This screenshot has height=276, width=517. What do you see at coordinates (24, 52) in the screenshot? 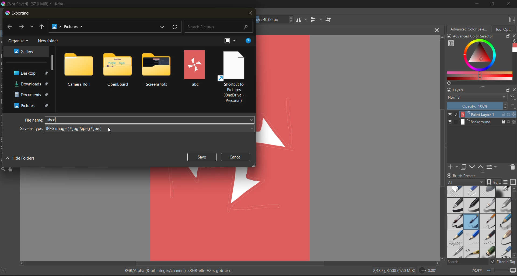
I see `file destination` at bounding box center [24, 52].